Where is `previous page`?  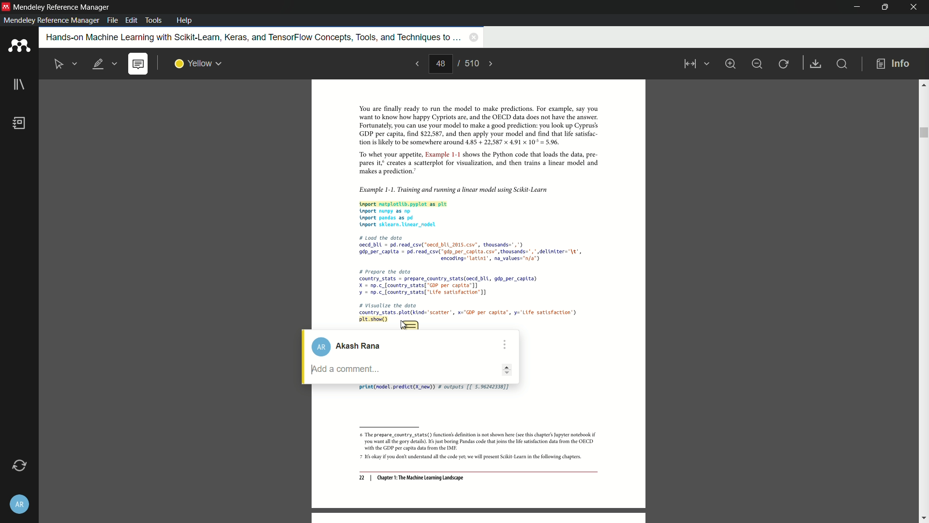 previous page is located at coordinates (416, 63).